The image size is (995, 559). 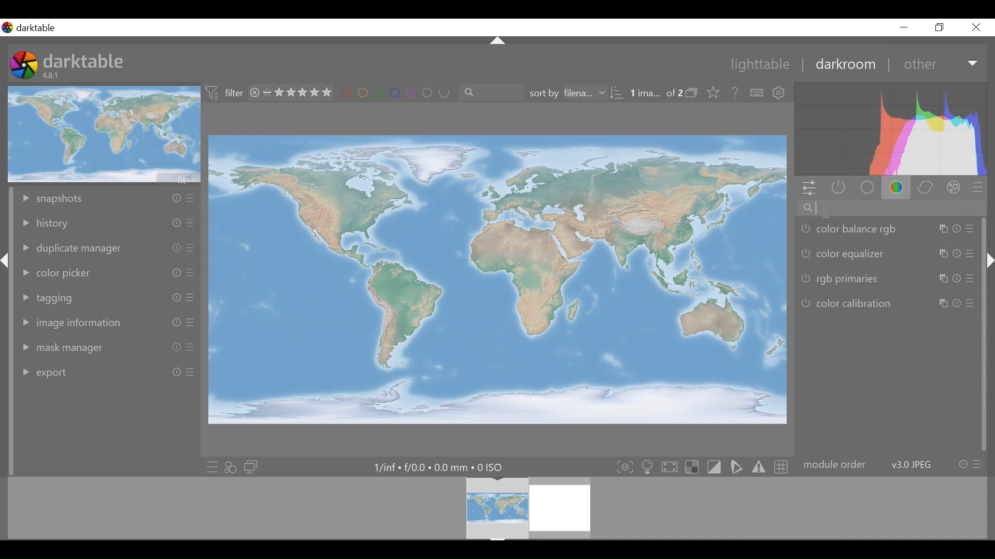 I want to click on vertical scroll bar, so click(x=8, y=380).